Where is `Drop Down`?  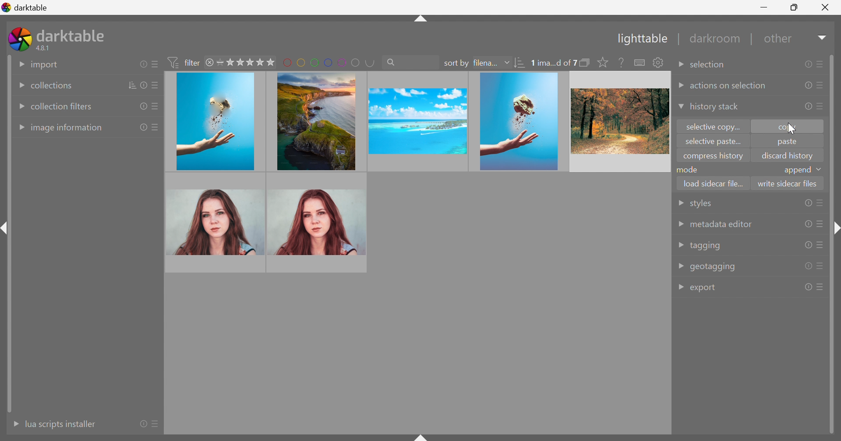
Drop Down is located at coordinates (506, 62).